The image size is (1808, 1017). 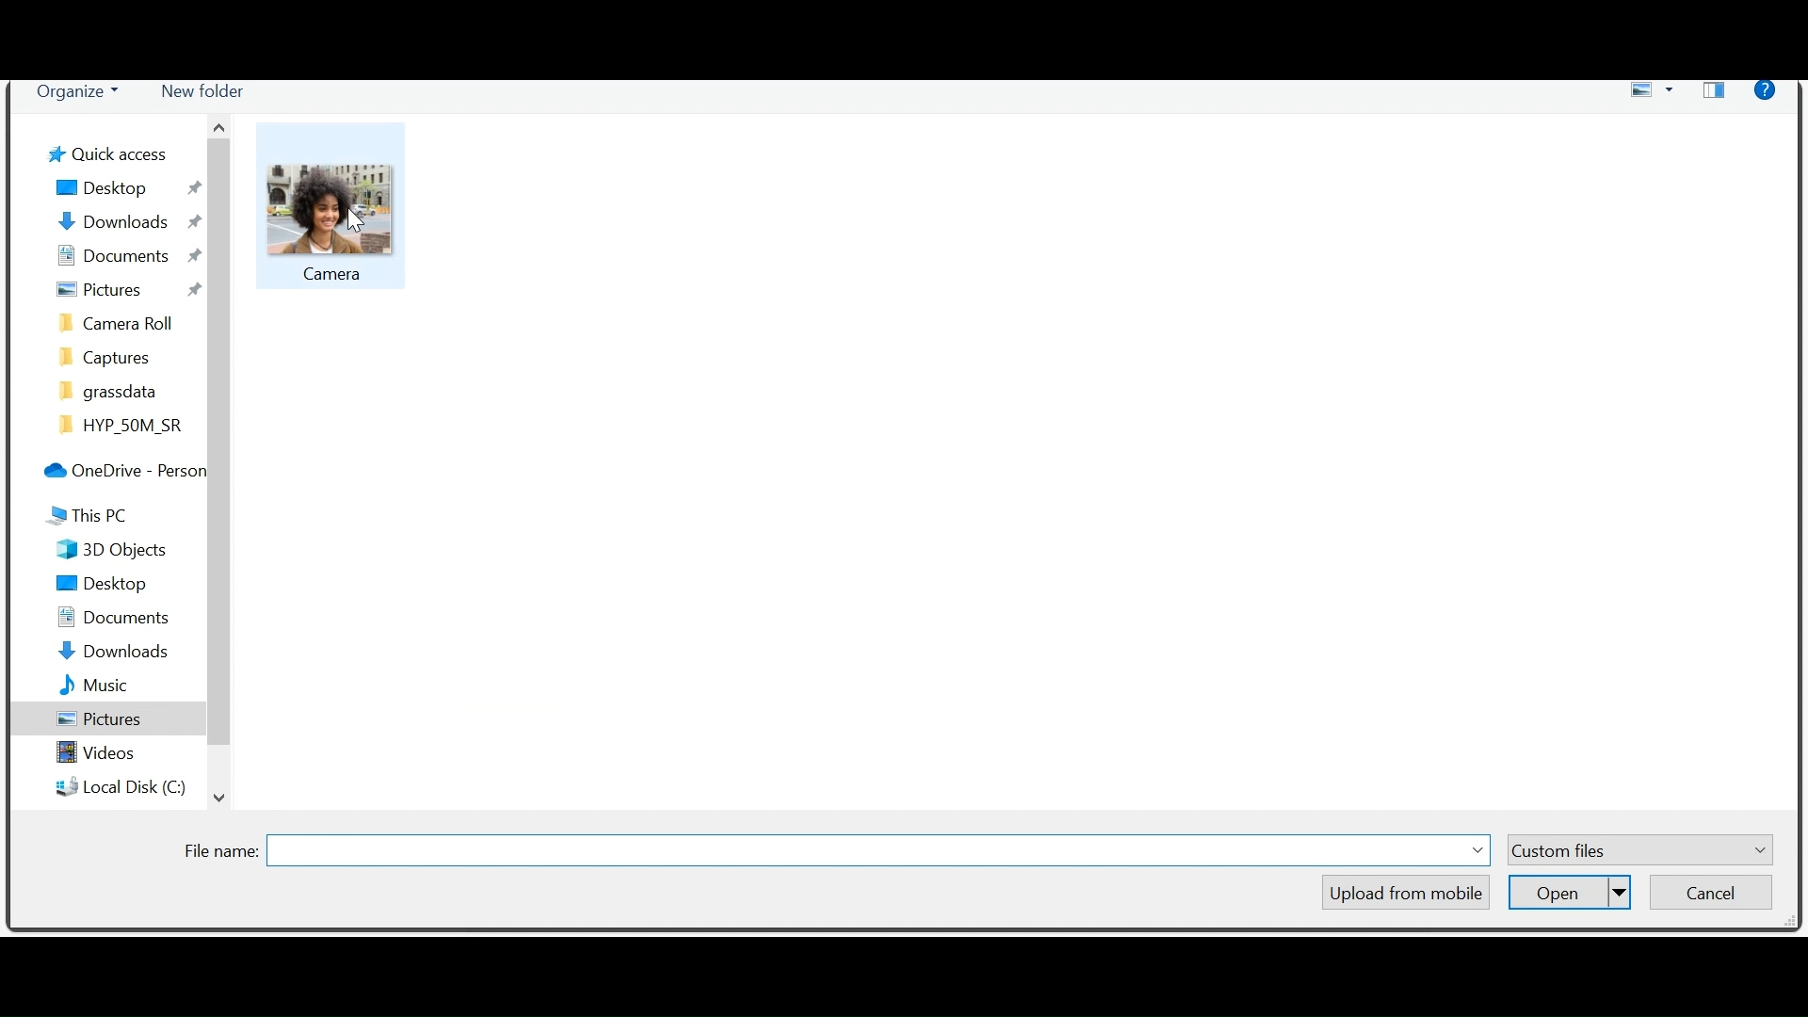 What do you see at coordinates (105, 515) in the screenshot?
I see `This Pc` at bounding box center [105, 515].